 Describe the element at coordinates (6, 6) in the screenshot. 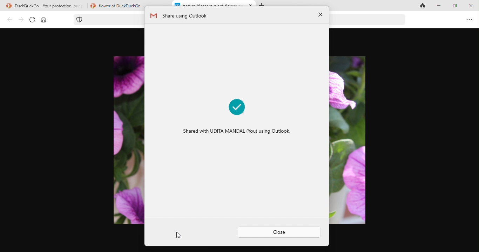

I see `duckduck go logo` at that location.